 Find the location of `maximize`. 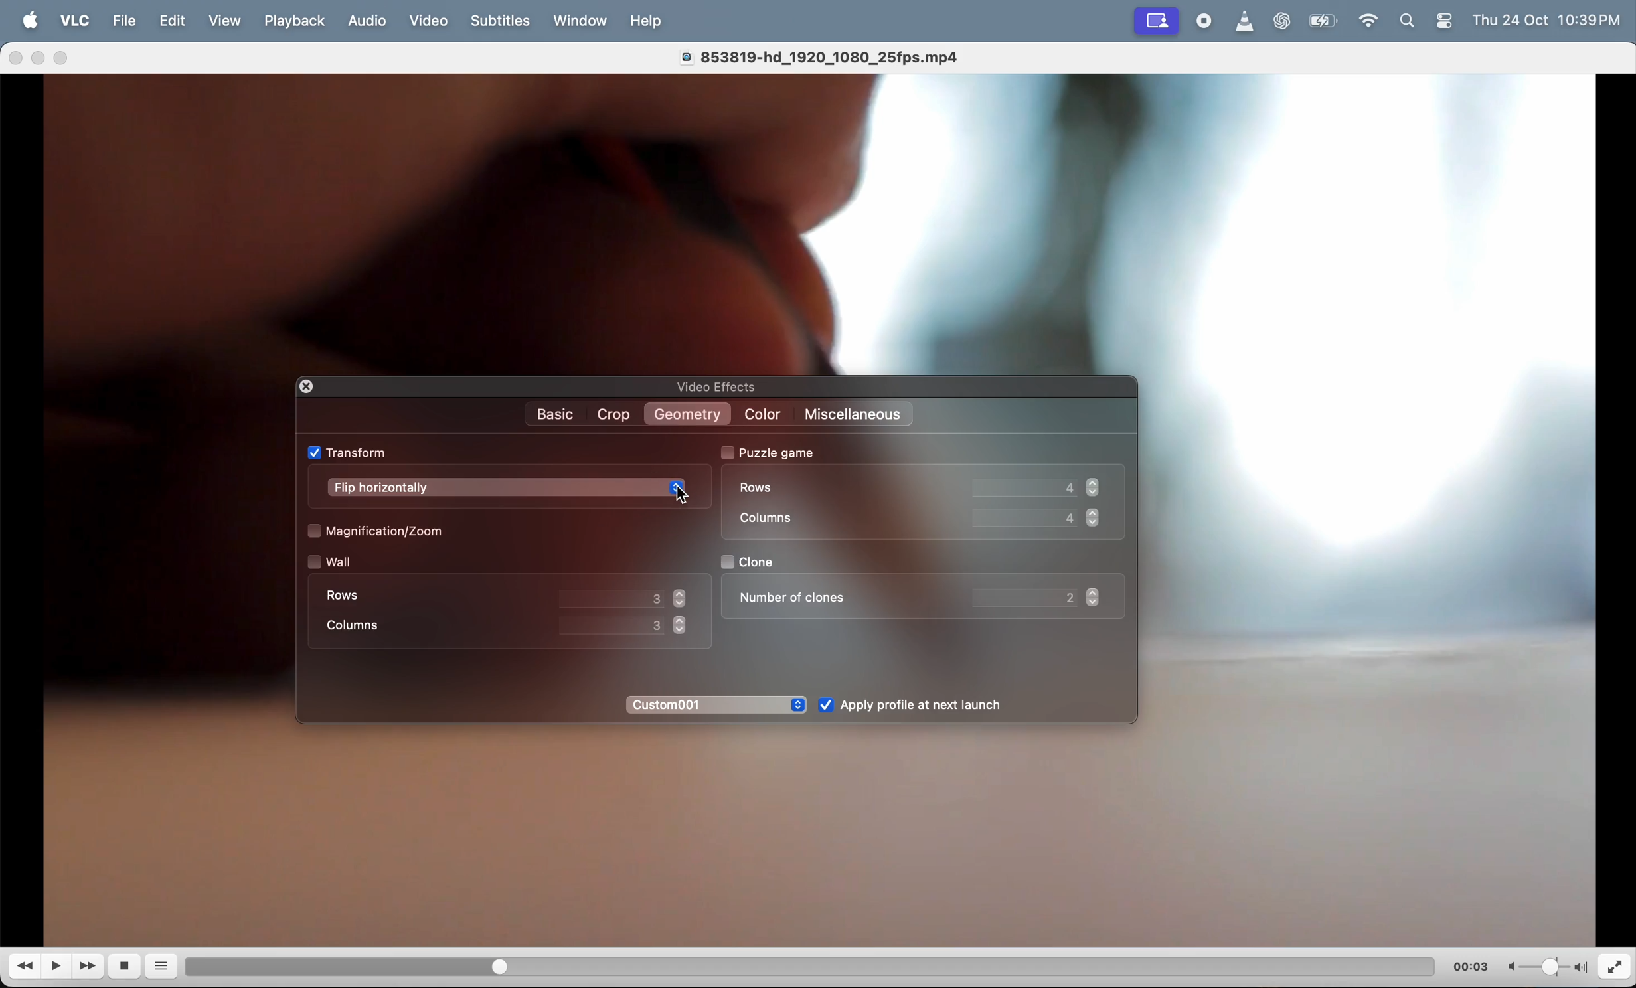

maximize is located at coordinates (68, 58).